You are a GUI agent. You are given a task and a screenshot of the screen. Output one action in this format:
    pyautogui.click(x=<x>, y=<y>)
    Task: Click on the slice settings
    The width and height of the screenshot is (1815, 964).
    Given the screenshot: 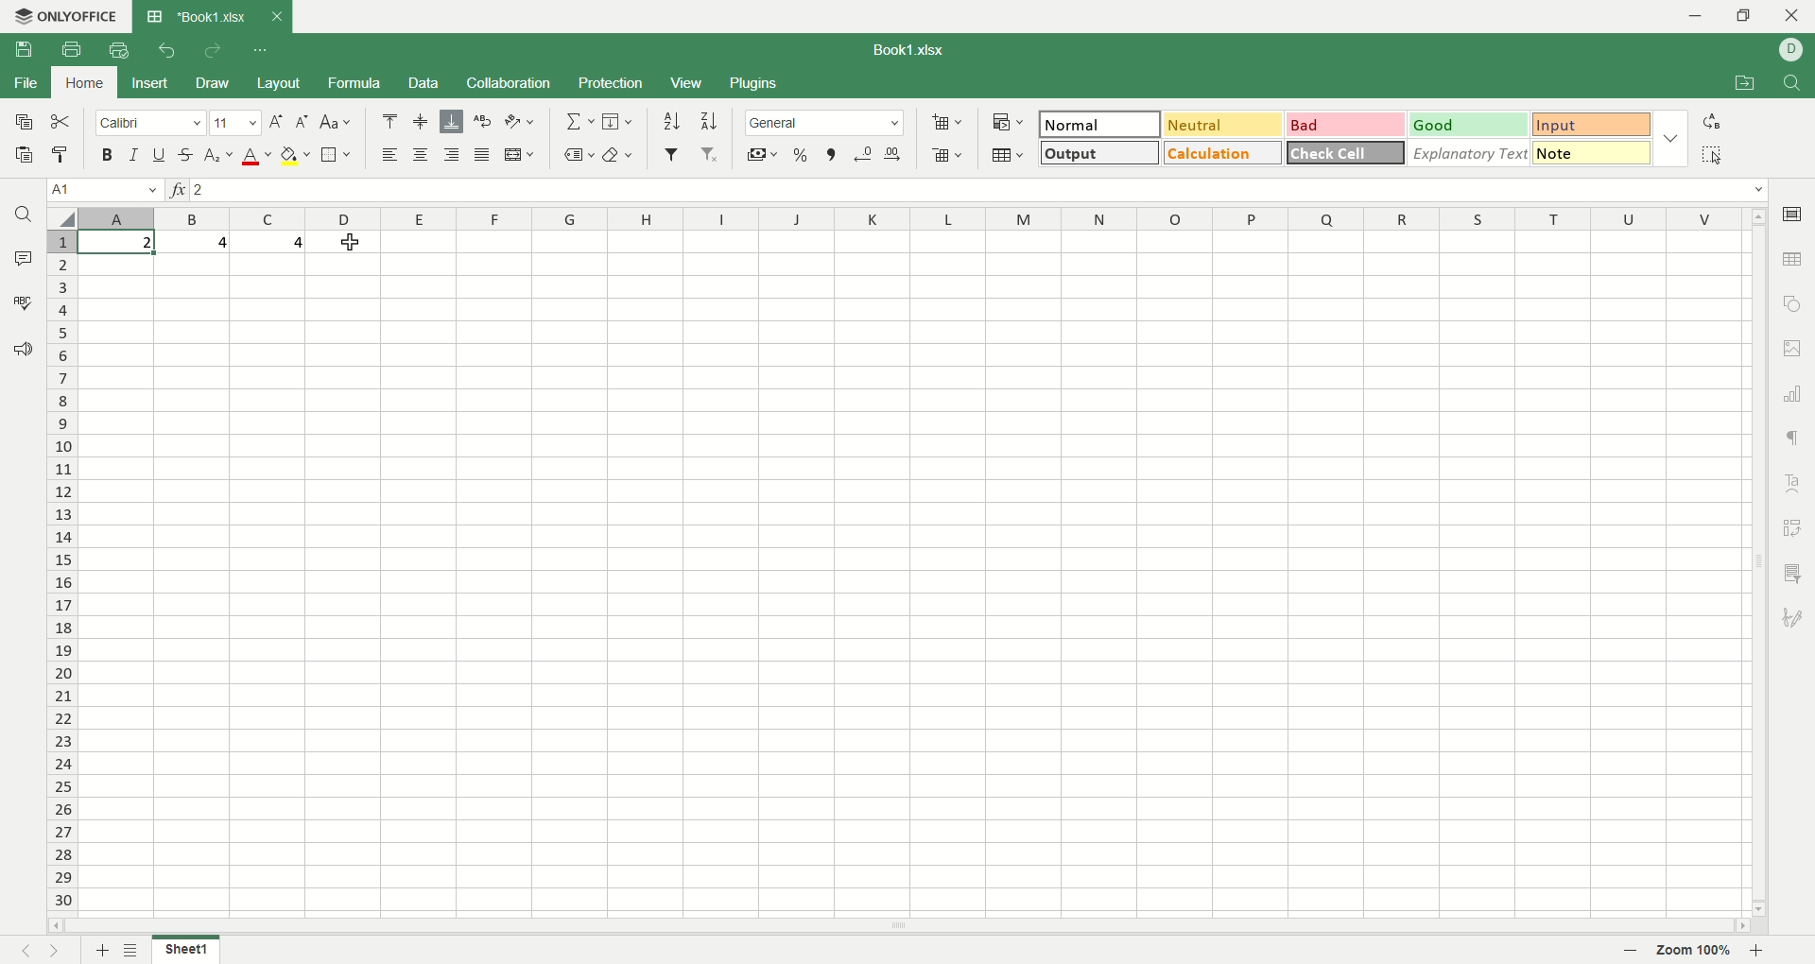 What is the action you would take?
    pyautogui.click(x=1793, y=577)
    